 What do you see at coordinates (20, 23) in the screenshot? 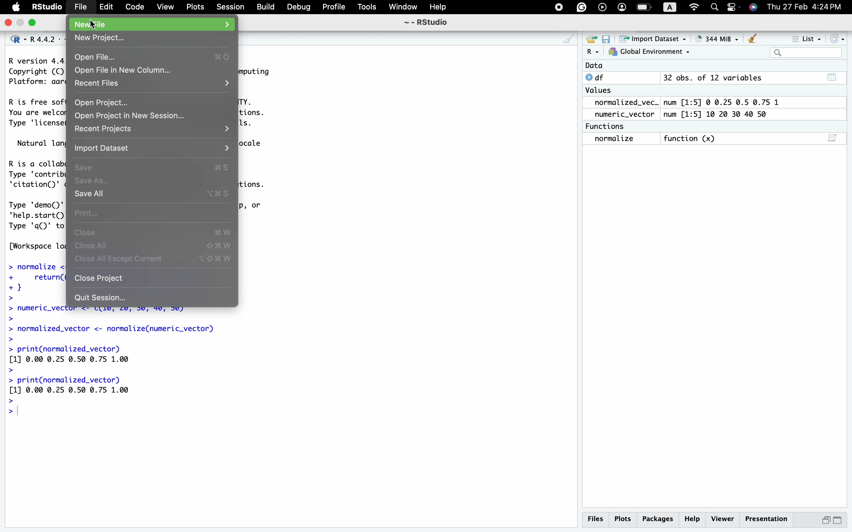
I see `maximize` at bounding box center [20, 23].